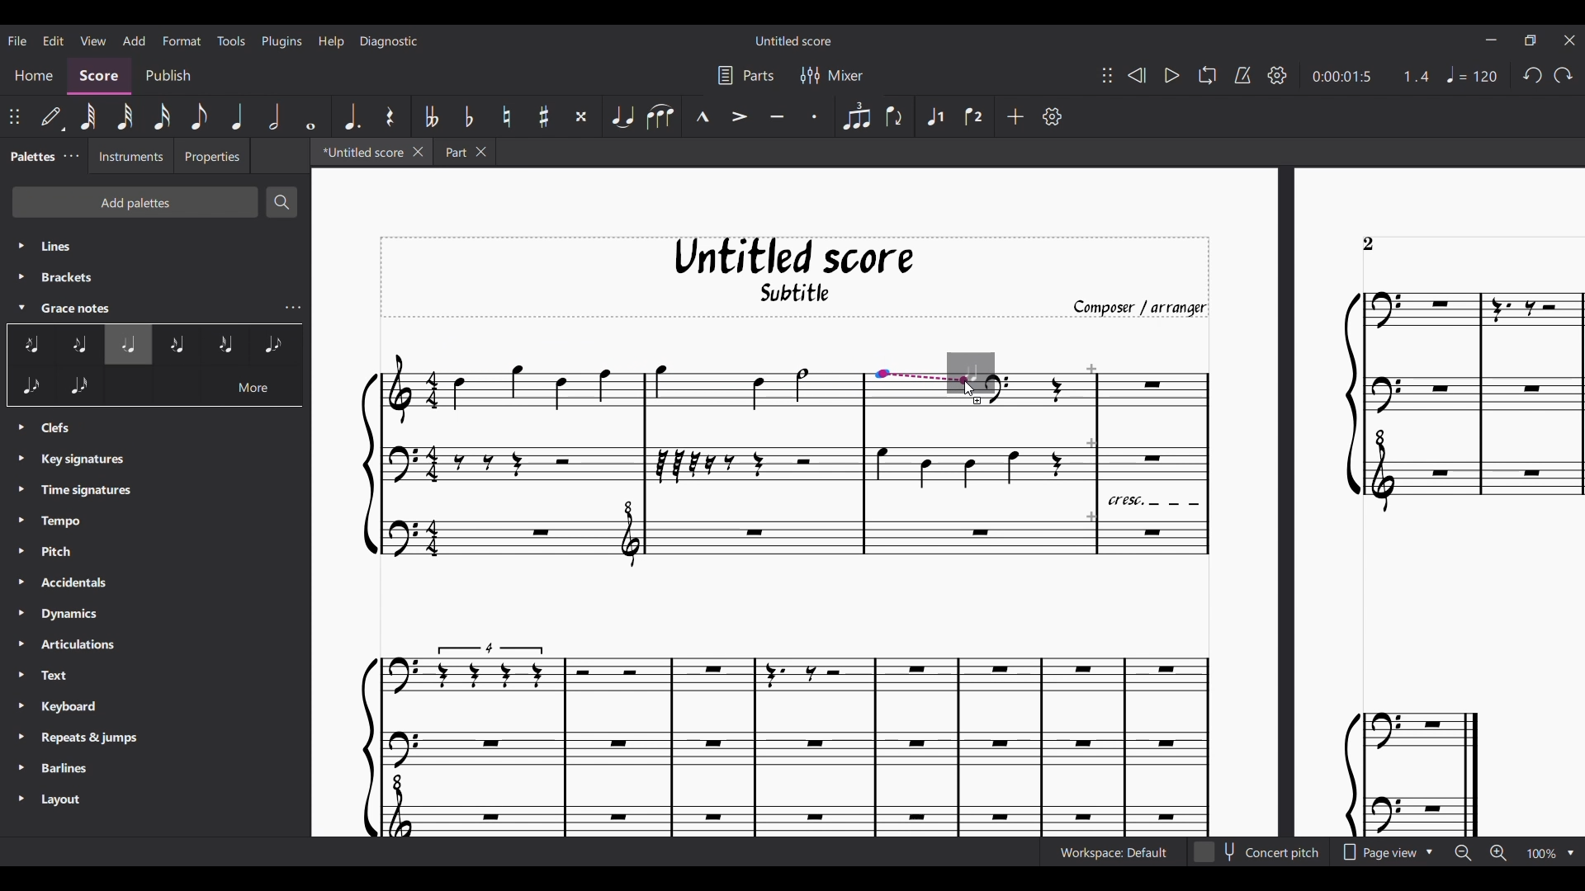 This screenshot has width=1585, height=891. Describe the element at coordinates (163, 620) in the screenshot. I see `Palette list` at that location.